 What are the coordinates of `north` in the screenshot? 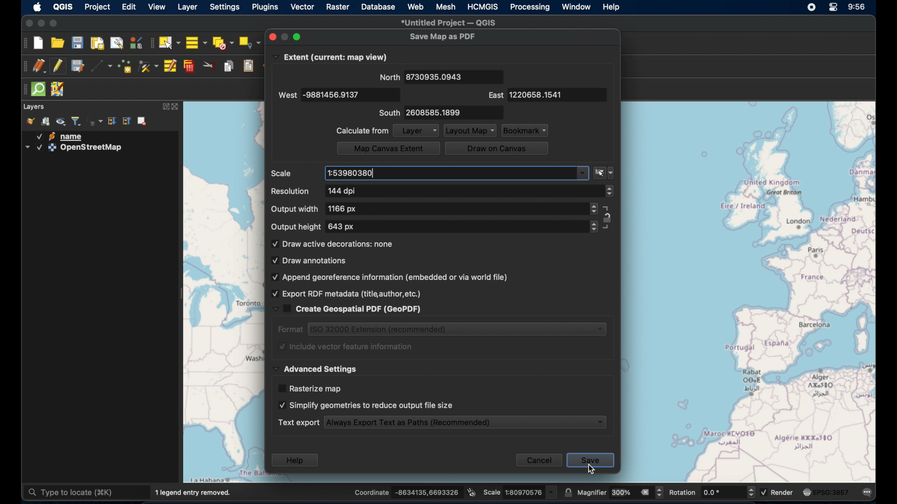 It's located at (389, 77).